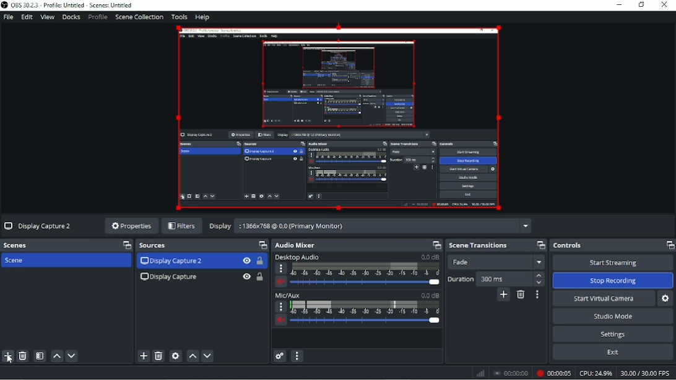 The height and width of the screenshot is (380, 676). What do you see at coordinates (296, 246) in the screenshot?
I see `Audio Mixer` at bounding box center [296, 246].